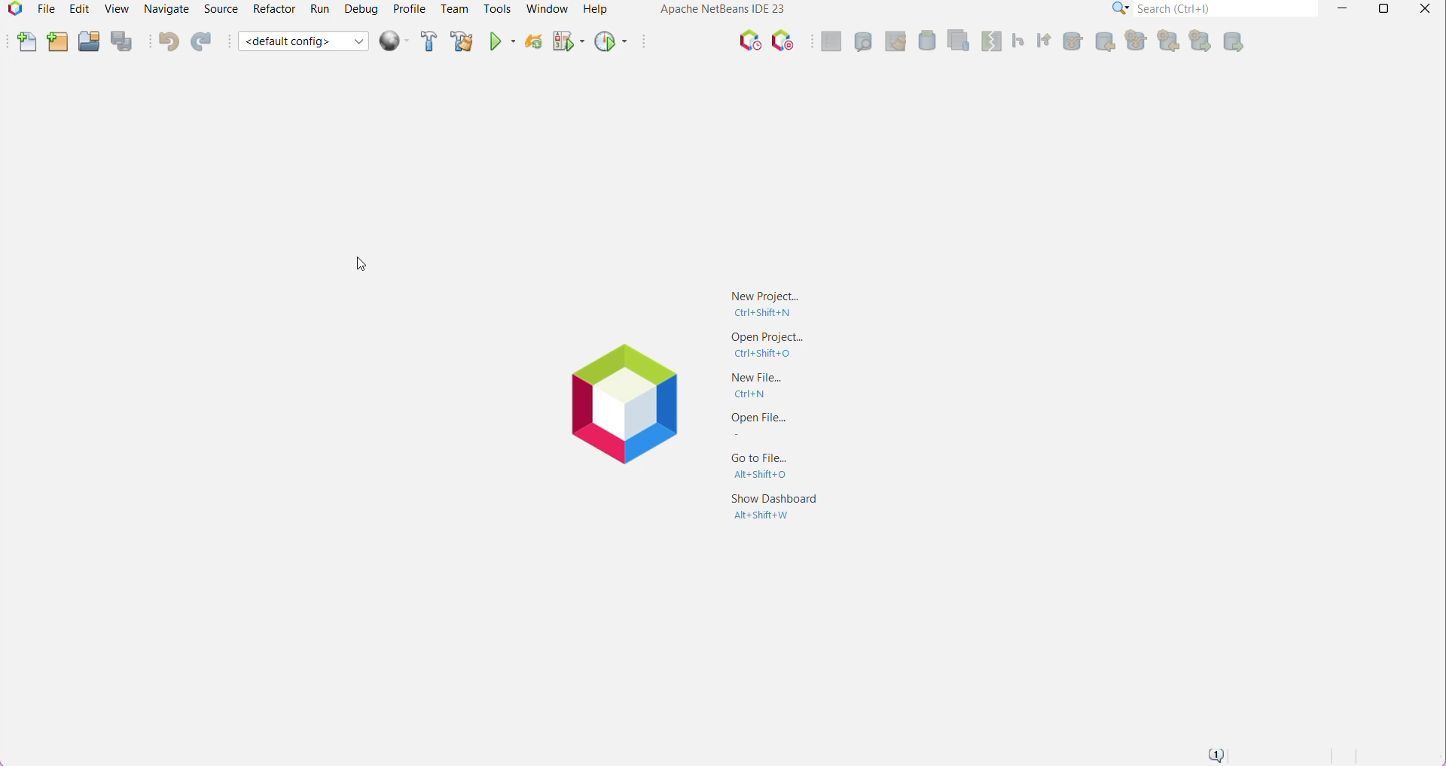 Image resolution: width=1446 pixels, height=766 pixels. What do you see at coordinates (1227, 8) in the screenshot?
I see `Search` at bounding box center [1227, 8].